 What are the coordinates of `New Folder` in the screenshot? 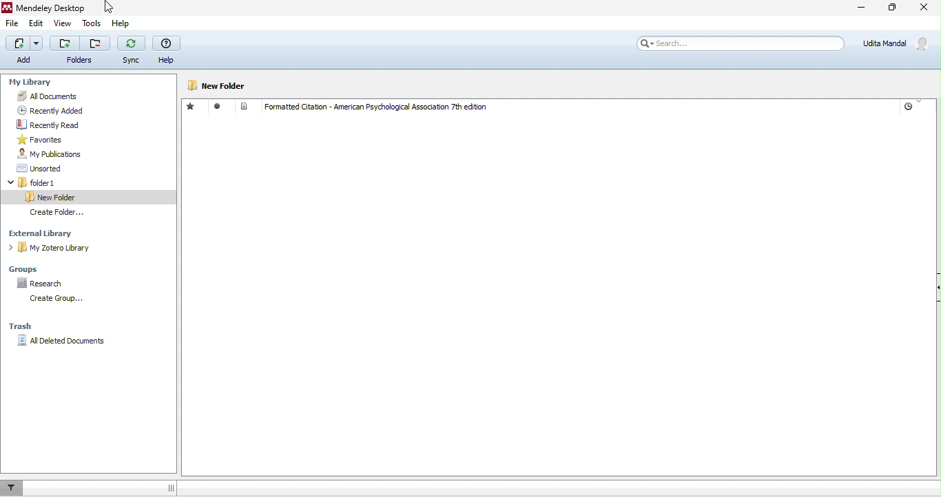 It's located at (90, 198).